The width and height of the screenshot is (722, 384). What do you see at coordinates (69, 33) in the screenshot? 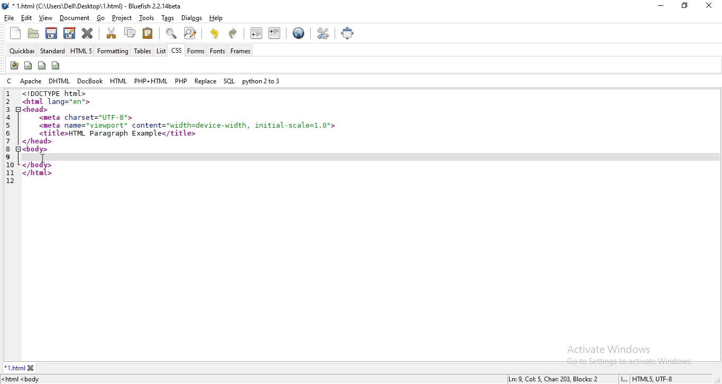
I see `save file as` at bounding box center [69, 33].